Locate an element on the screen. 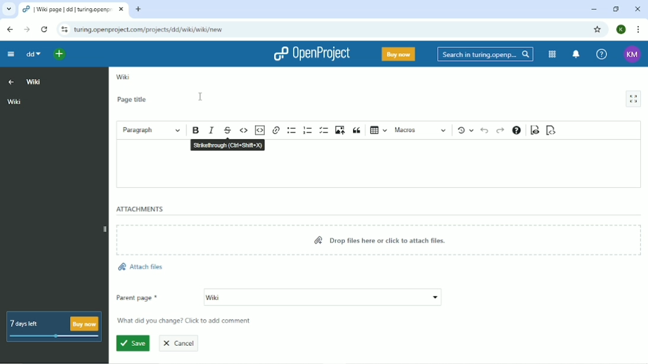 The image size is (648, 364). Insert table is located at coordinates (379, 131).